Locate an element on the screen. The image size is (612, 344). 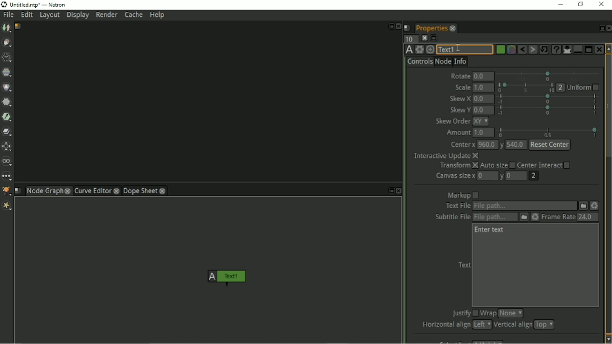
selection bar is located at coordinates (549, 76).